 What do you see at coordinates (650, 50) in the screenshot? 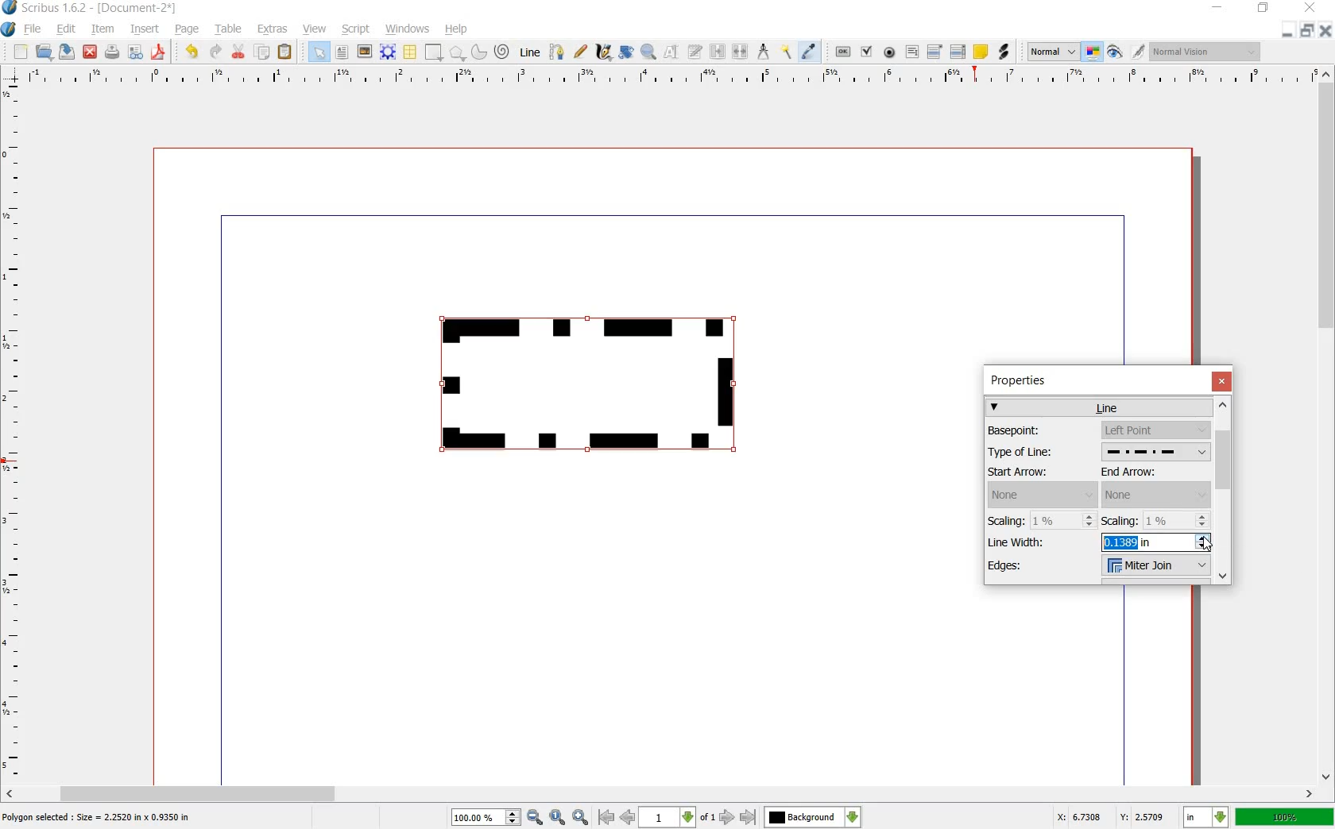
I see `ZOOM IN OR OUT` at bounding box center [650, 50].